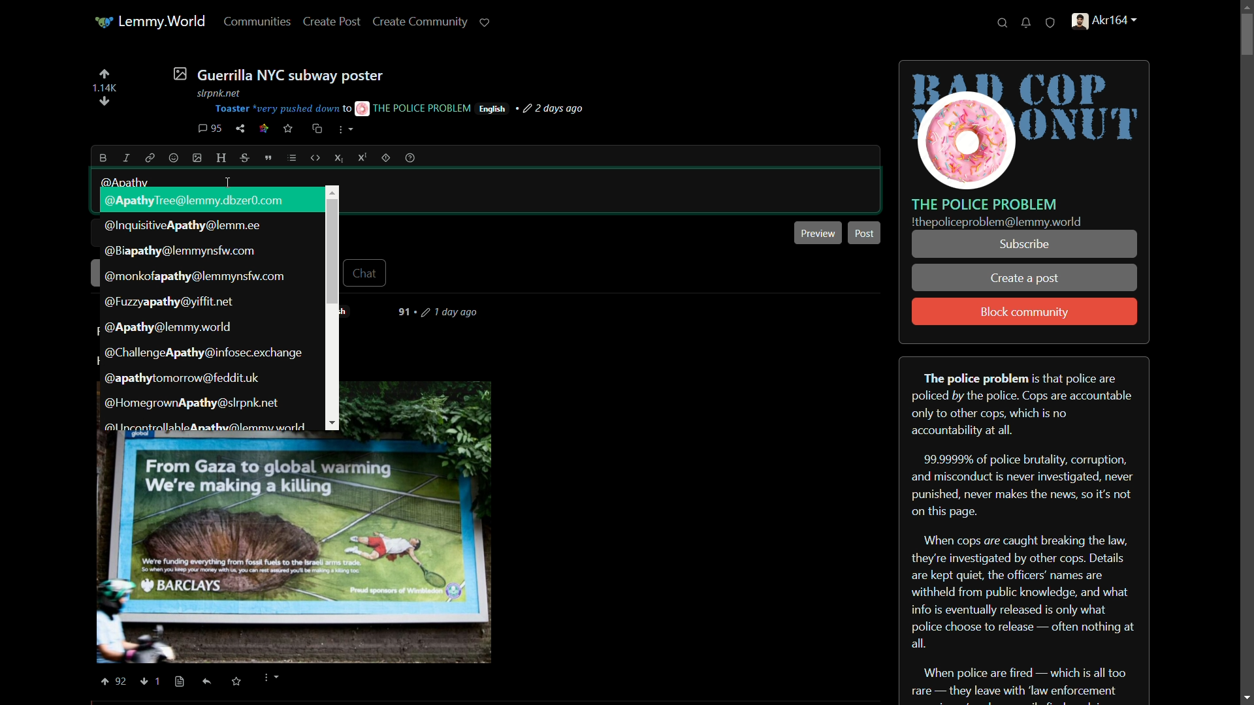 The width and height of the screenshot is (1254, 705). I want to click on strikethrough, so click(246, 159).